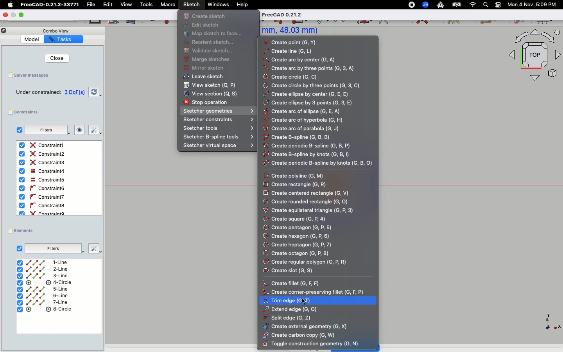 This screenshot has height=352, width=563. What do you see at coordinates (33, 40) in the screenshot?
I see `Model` at bounding box center [33, 40].